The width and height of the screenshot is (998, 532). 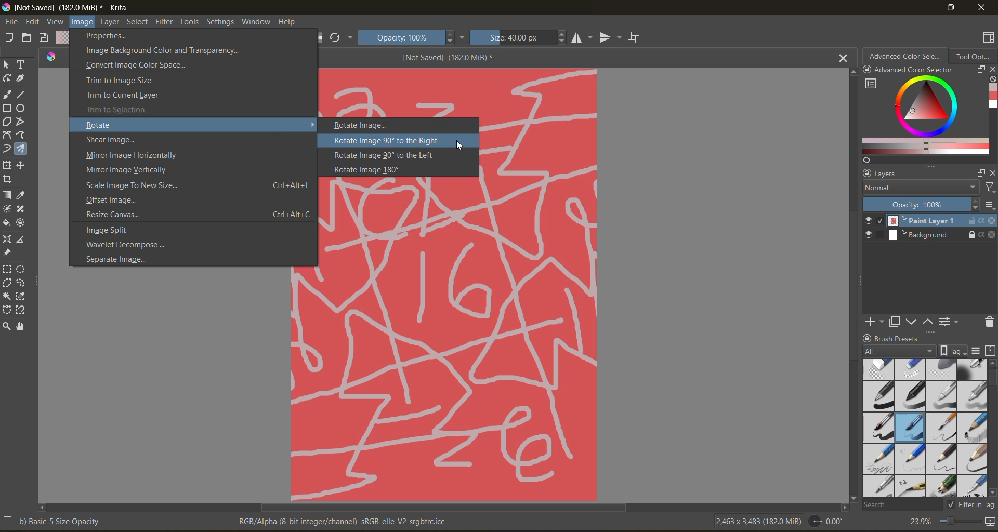 I want to click on zoom factor, so click(x=921, y=521).